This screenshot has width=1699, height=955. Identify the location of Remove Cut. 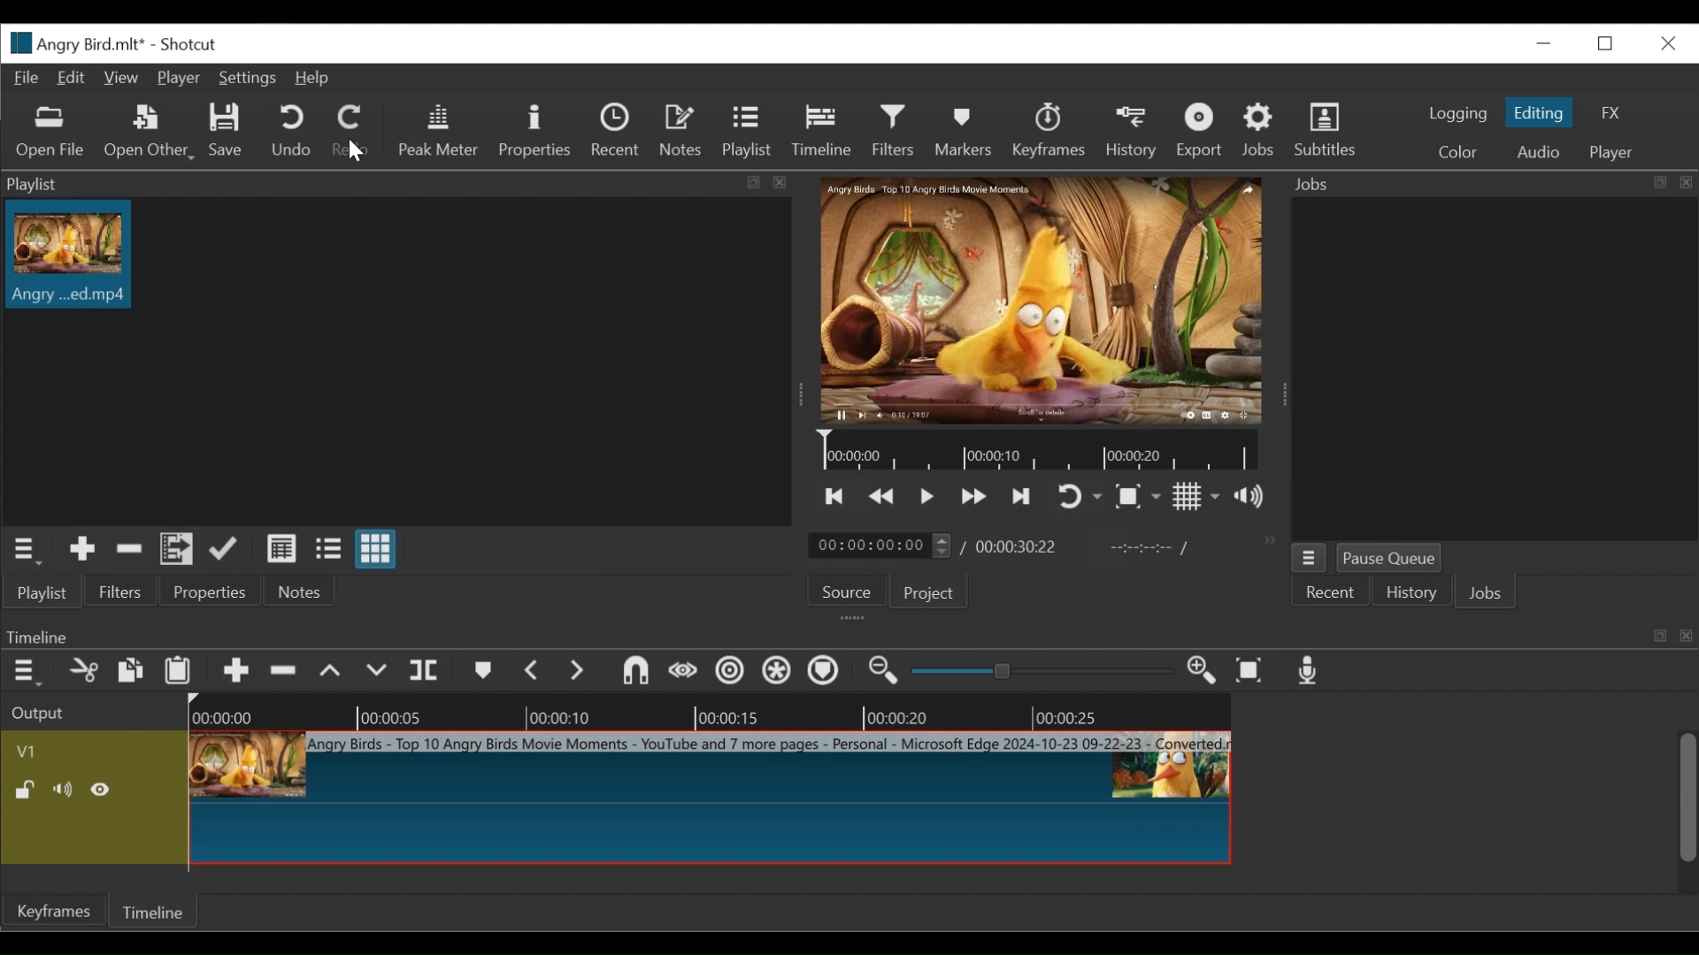
(129, 548).